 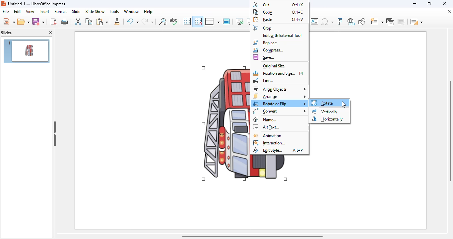 What do you see at coordinates (280, 5) in the screenshot?
I see `cut` at bounding box center [280, 5].